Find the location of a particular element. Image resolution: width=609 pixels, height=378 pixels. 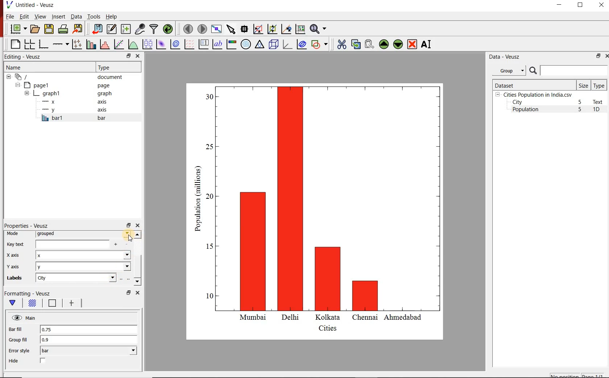

Tools is located at coordinates (93, 16).